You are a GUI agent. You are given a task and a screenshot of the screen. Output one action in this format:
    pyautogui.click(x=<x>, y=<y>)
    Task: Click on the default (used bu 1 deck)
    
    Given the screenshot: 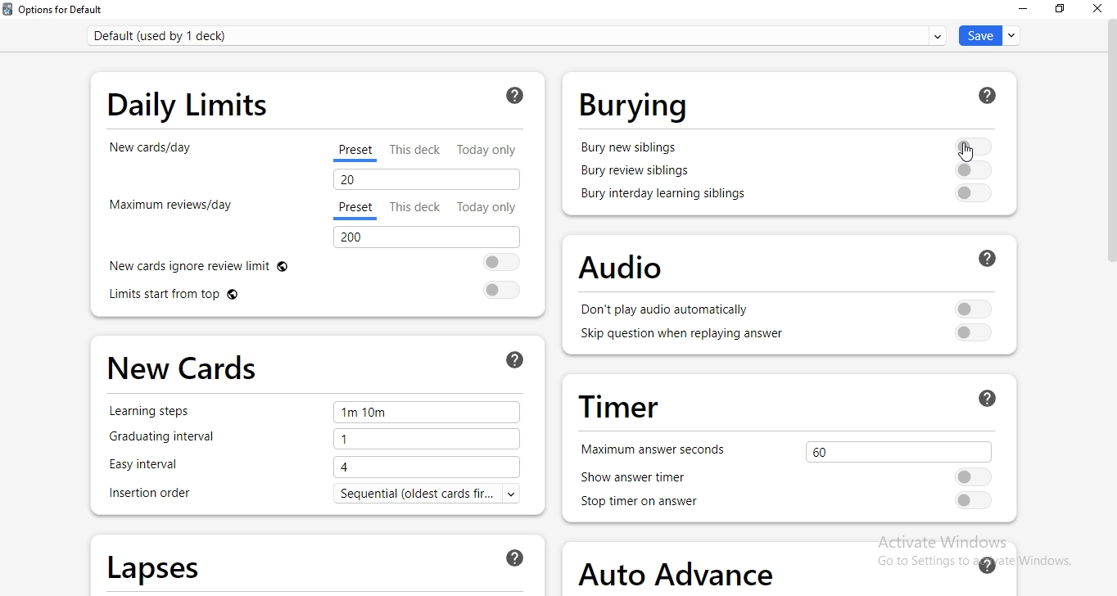 What is the action you would take?
    pyautogui.click(x=520, y=34)
    